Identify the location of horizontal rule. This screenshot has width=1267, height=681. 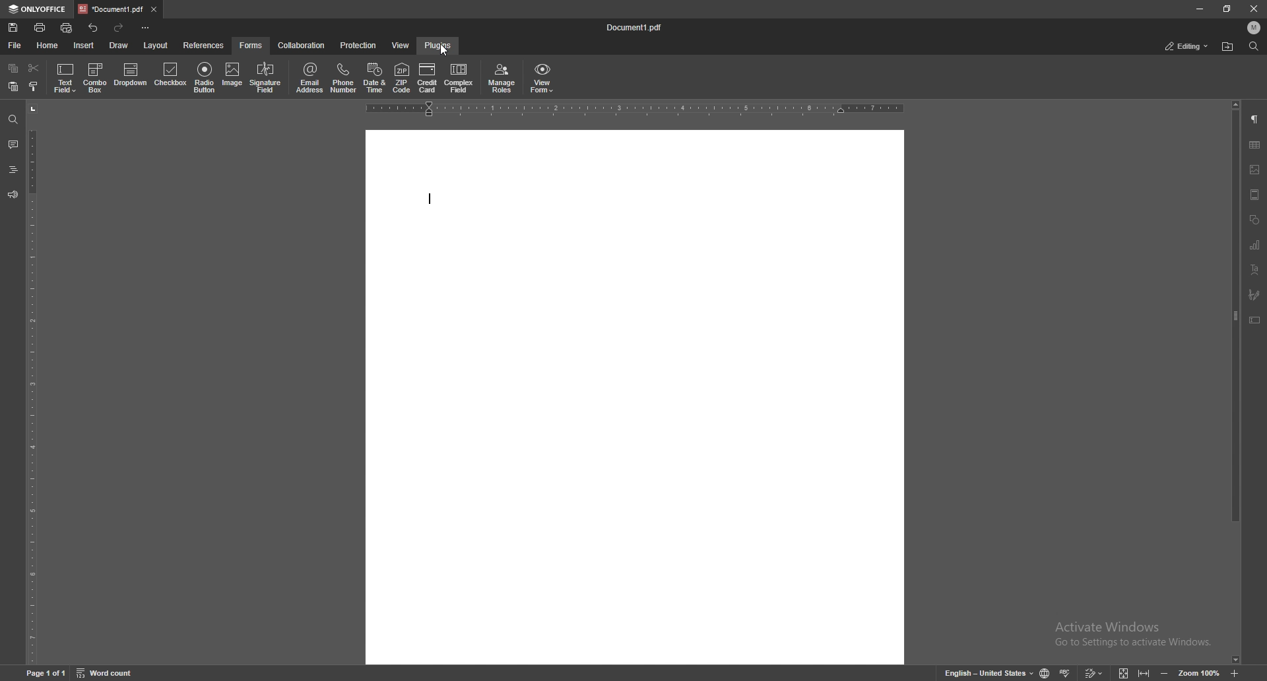
(635, 108).